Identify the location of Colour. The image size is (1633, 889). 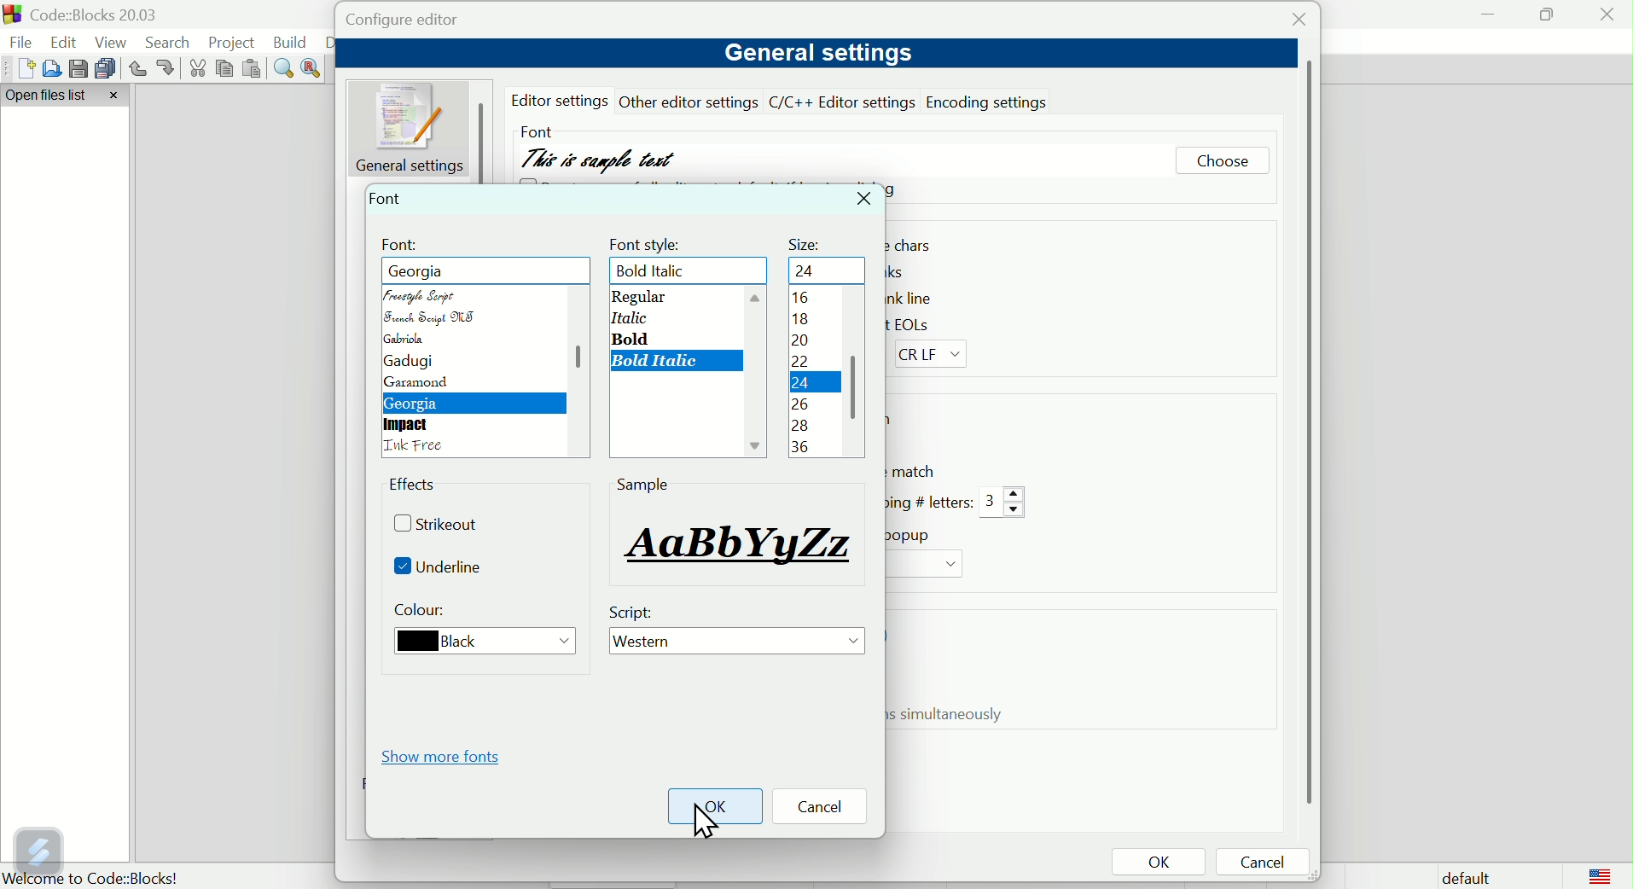
(424, 613).